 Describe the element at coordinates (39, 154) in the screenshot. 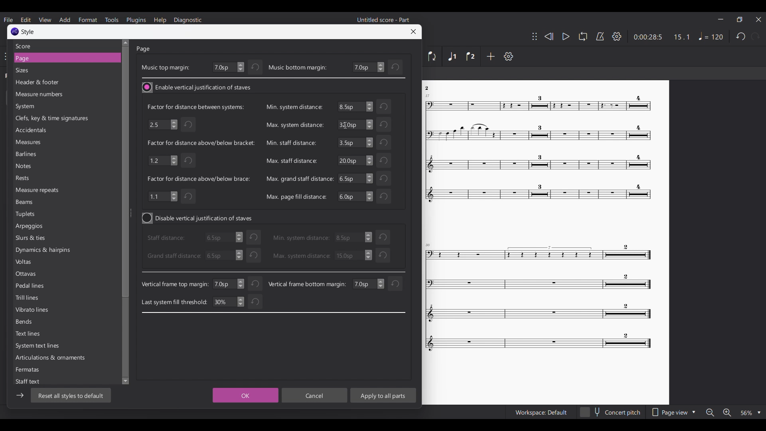

I see `Barlines` at that location.